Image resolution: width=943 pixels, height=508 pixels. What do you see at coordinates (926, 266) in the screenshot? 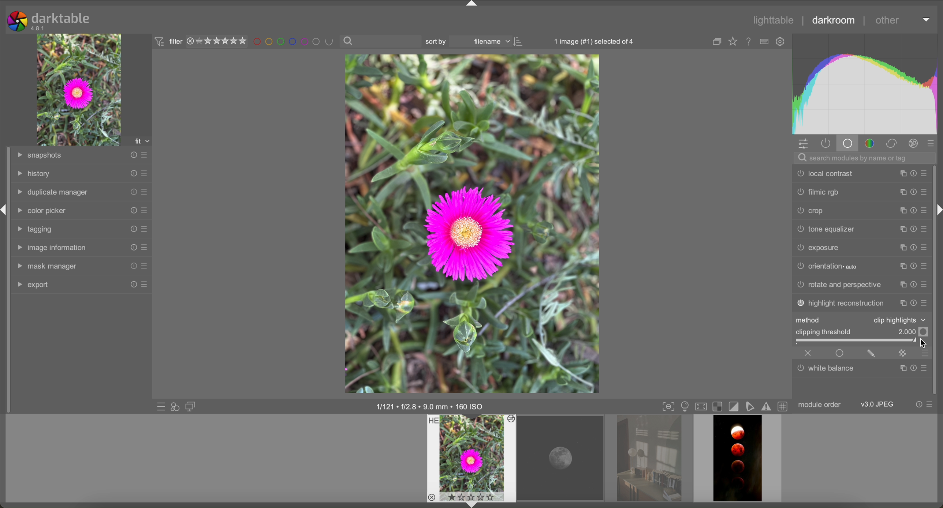
I see `presets` at bounding box center [926, 266].